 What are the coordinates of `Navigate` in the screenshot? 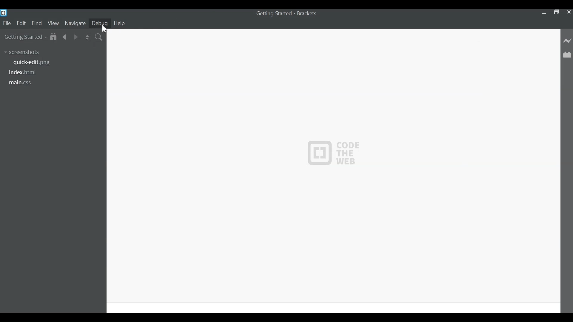 It's located at (75, 23).